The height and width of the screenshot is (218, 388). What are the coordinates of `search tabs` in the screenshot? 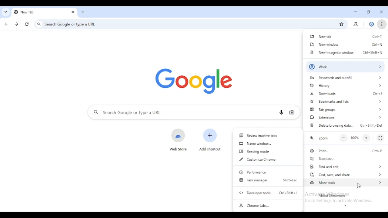 It's located at (5, 12).